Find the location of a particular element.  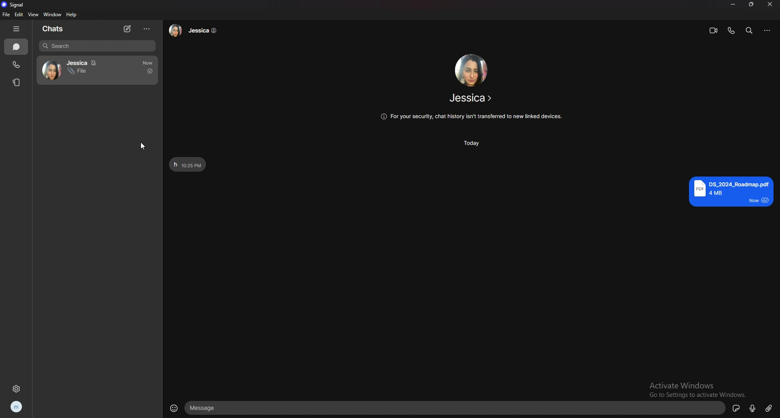

search is located at coordinates (97, 46).